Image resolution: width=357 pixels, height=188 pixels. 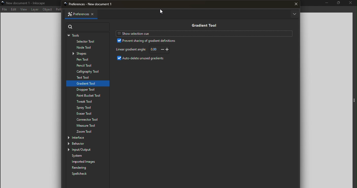 I want to click on Toggle command panel, so click(x=354, y=101).